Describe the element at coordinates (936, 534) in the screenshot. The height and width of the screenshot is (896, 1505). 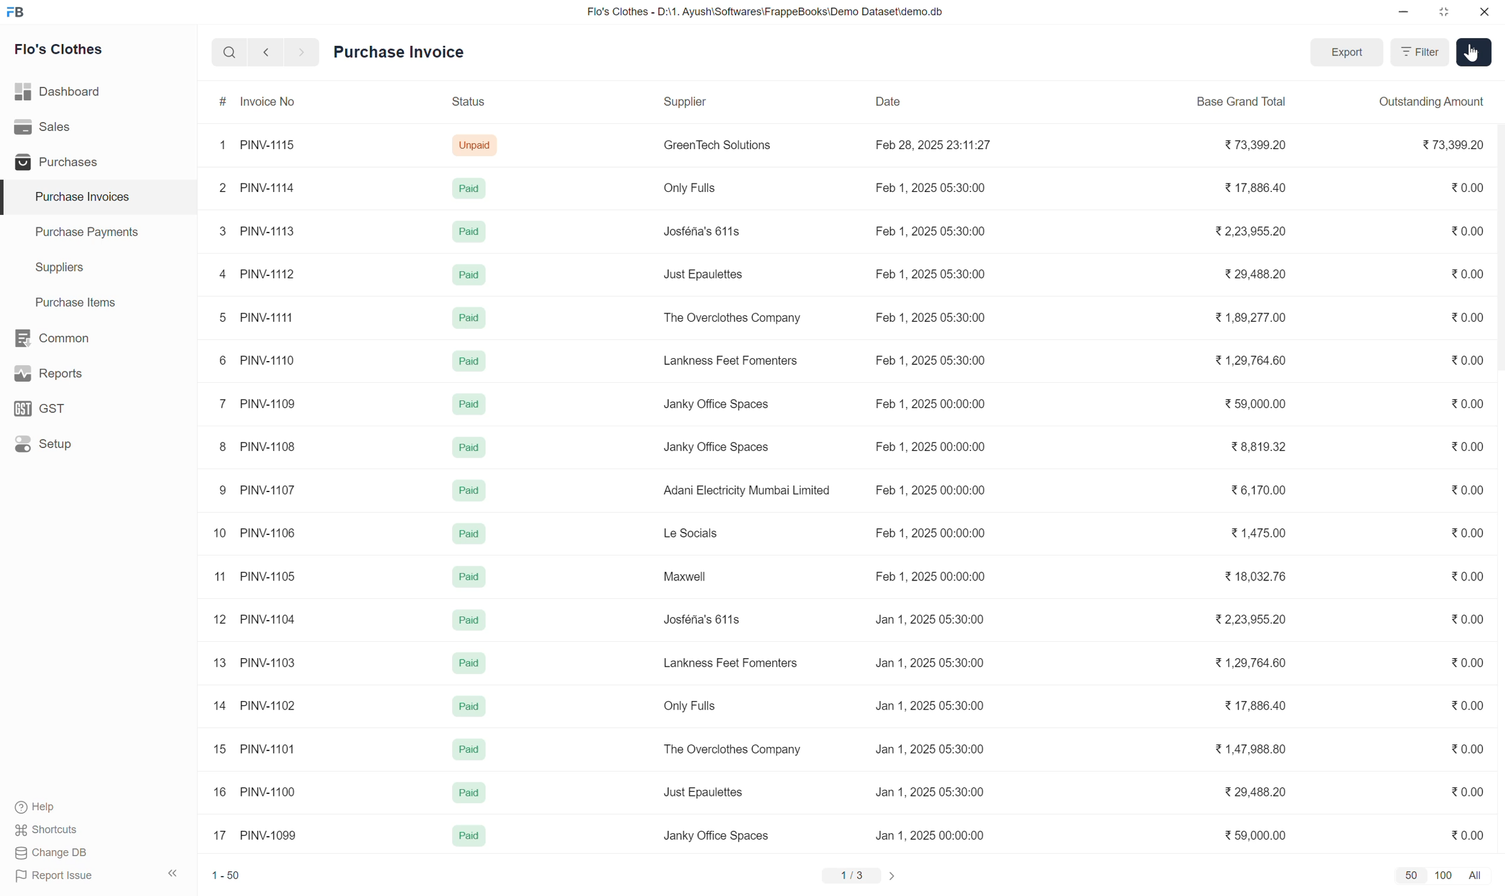
I see `Feb 1, 2025 00:00:00` at that location.